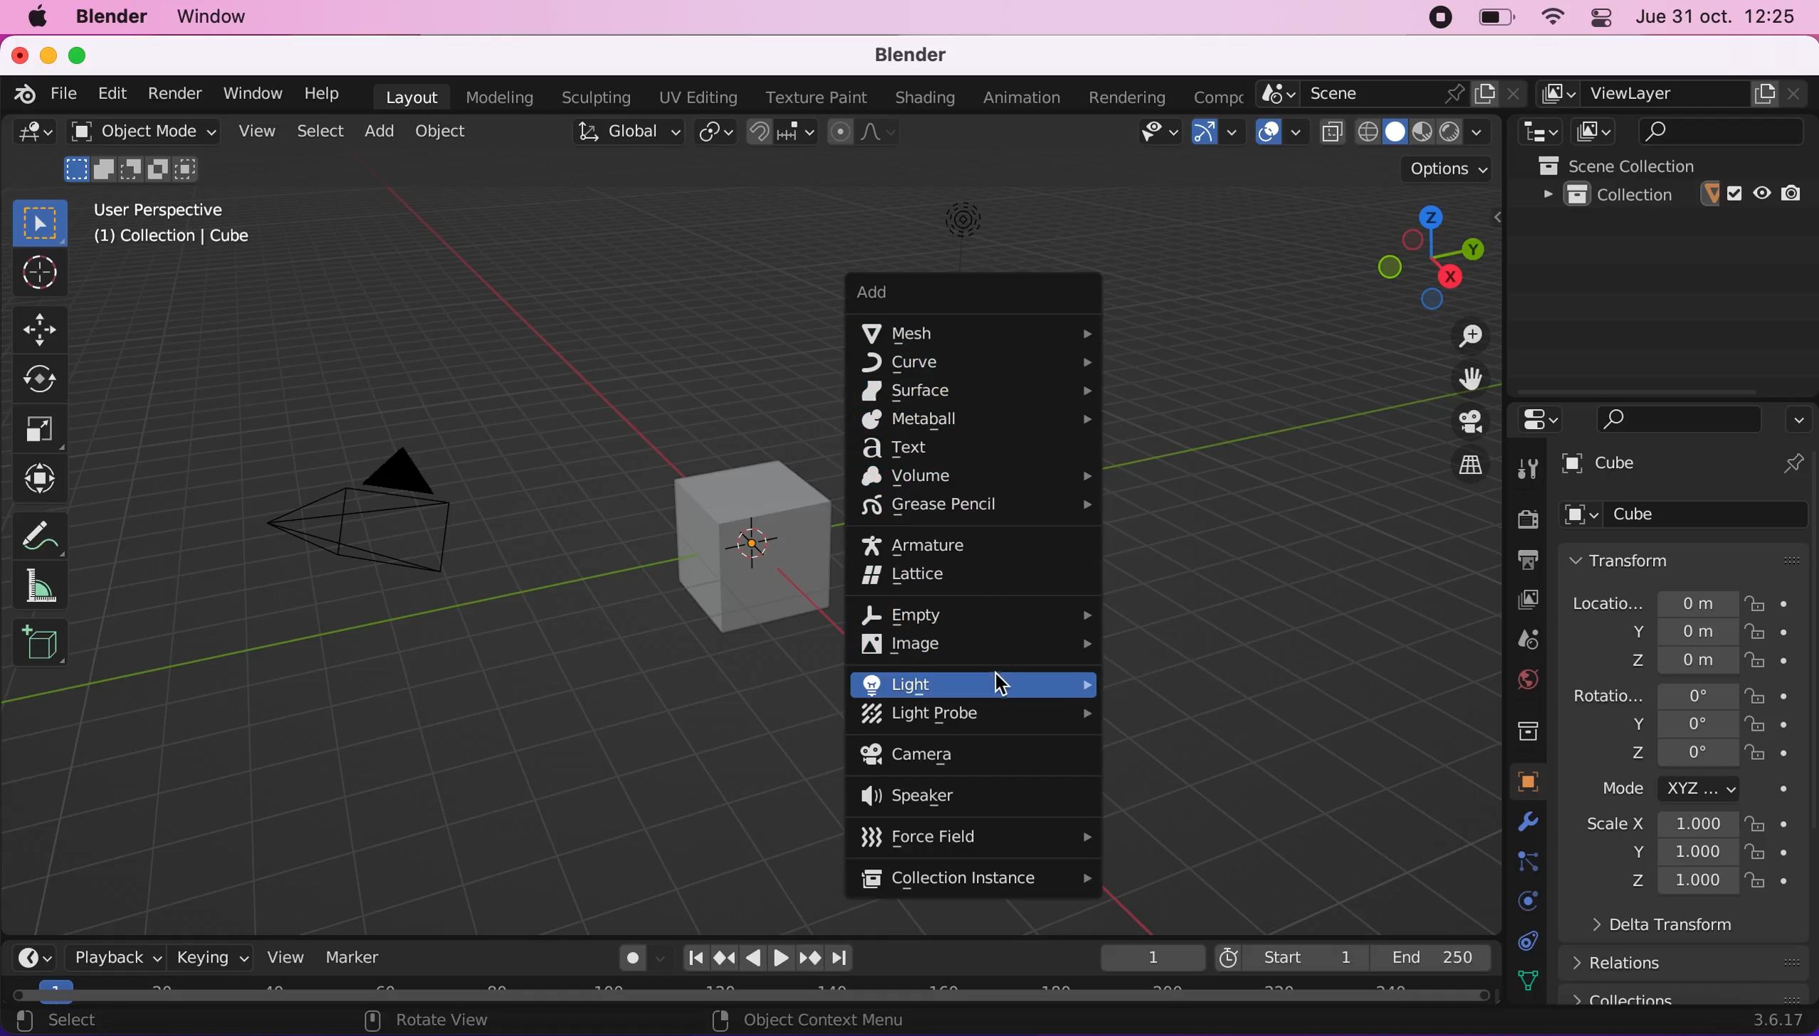  I want to click on toggle the camera view, so click(1457, 421).